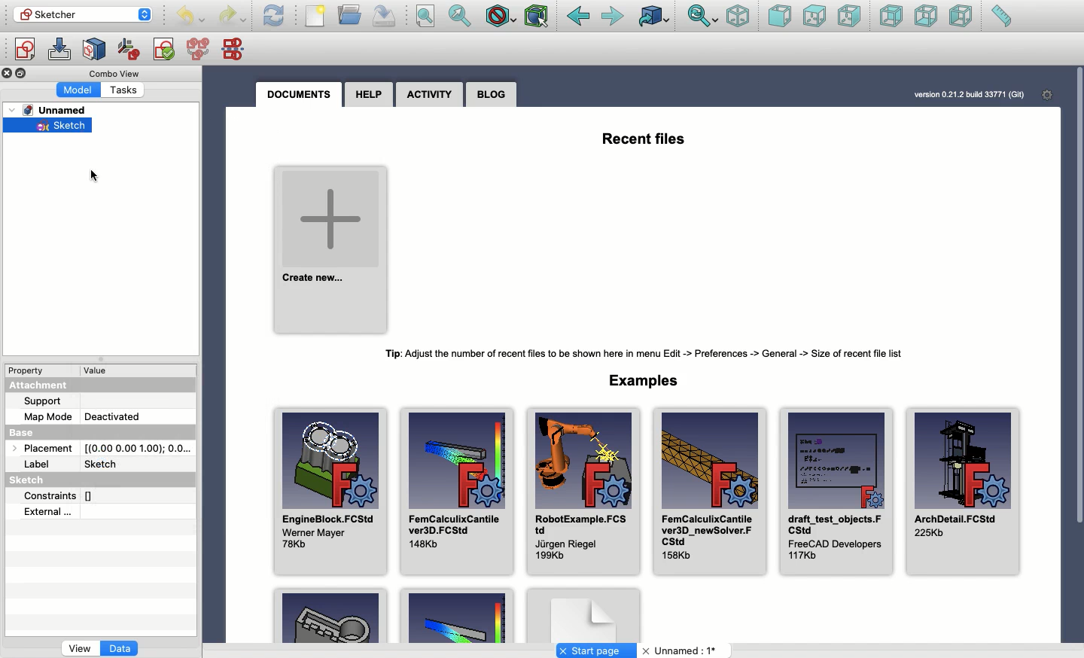 The image size is (1084, 658). What do you see at coordinates (200, 50) in the screenshot?
I see `Merge sketches` at bounding box center [200, 50].